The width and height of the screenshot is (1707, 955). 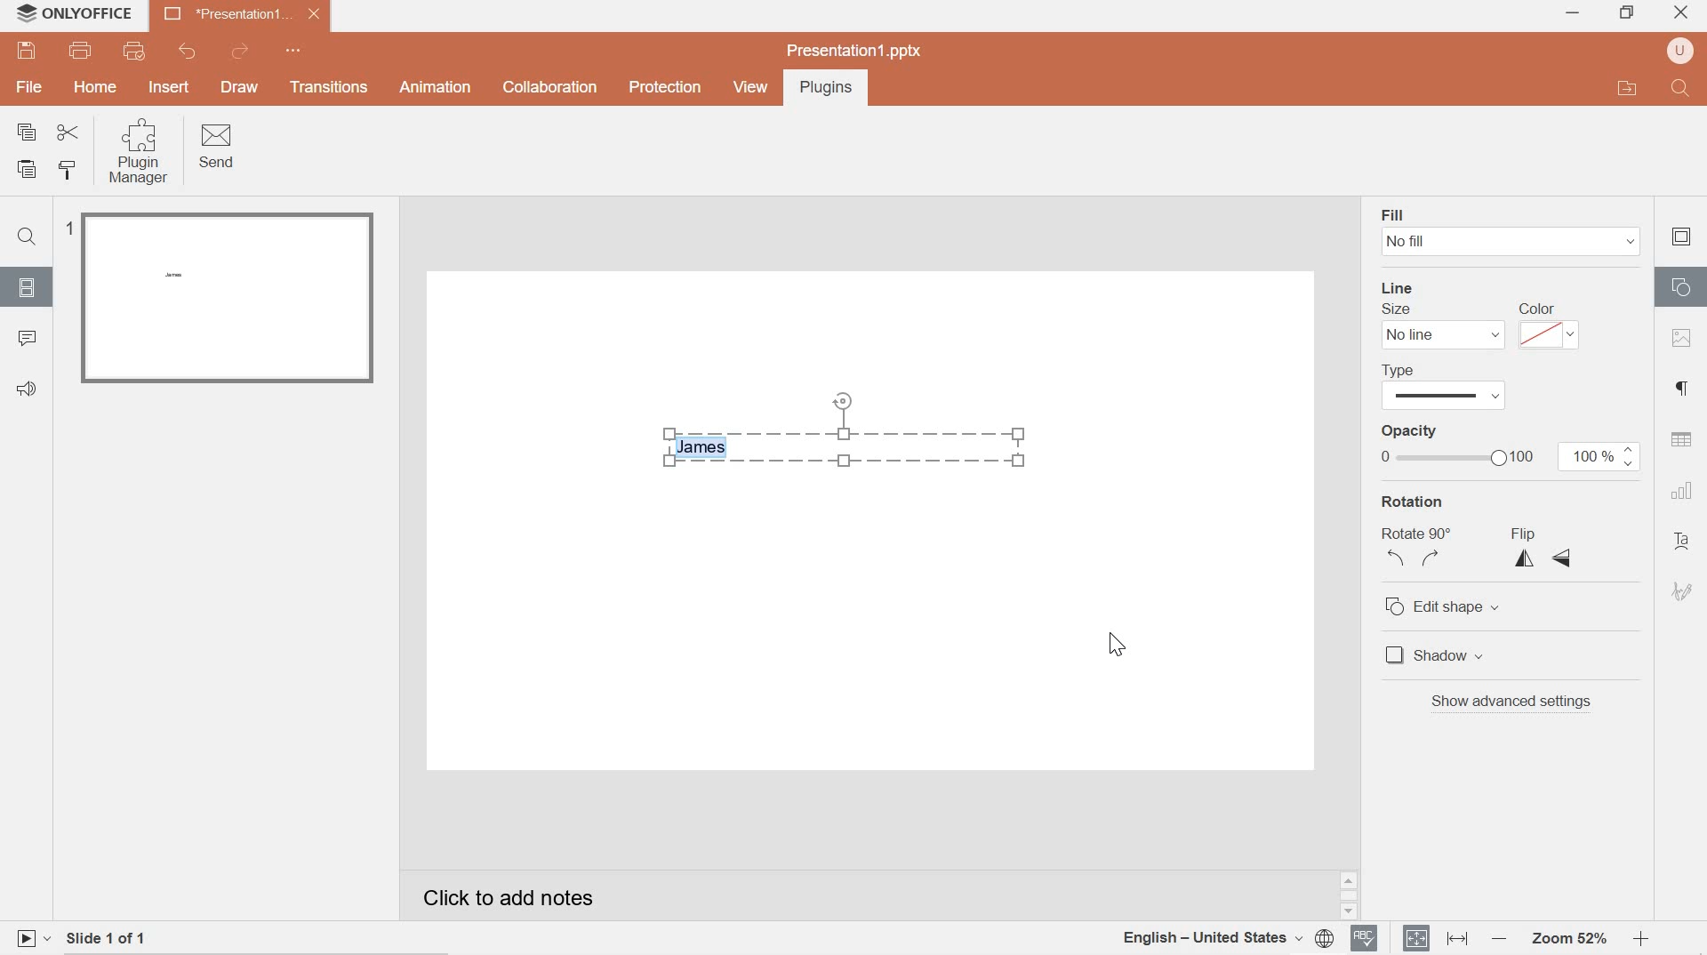 What do you see at coordinates (548, 88) in the screenshot?
I see `collaboration` at bounding box center [548, 88].